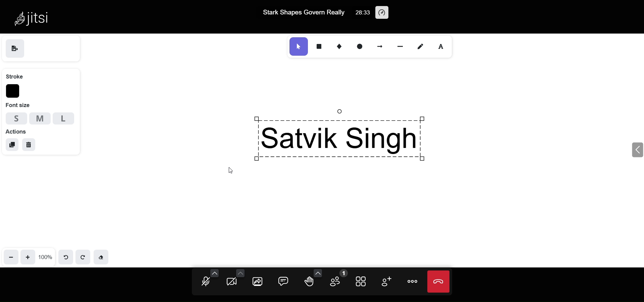 Image resolution: width=644 pixels, height=302 pixels. What do you see at coordinates (386, 281) in the screenshot?
I see `invite people` at bounding box center [386, 281].